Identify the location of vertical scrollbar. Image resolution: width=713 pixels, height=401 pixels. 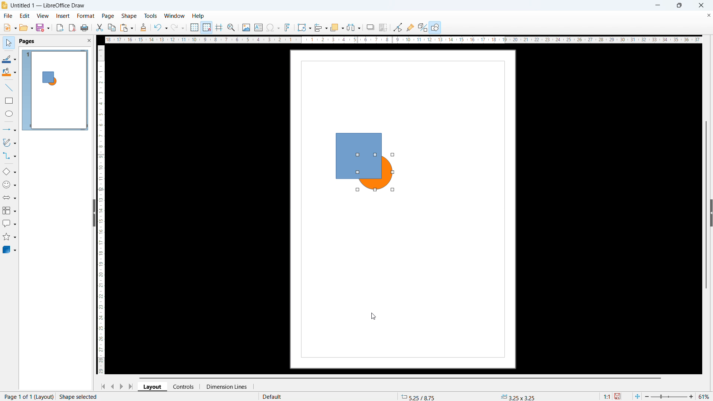
(101, 209).